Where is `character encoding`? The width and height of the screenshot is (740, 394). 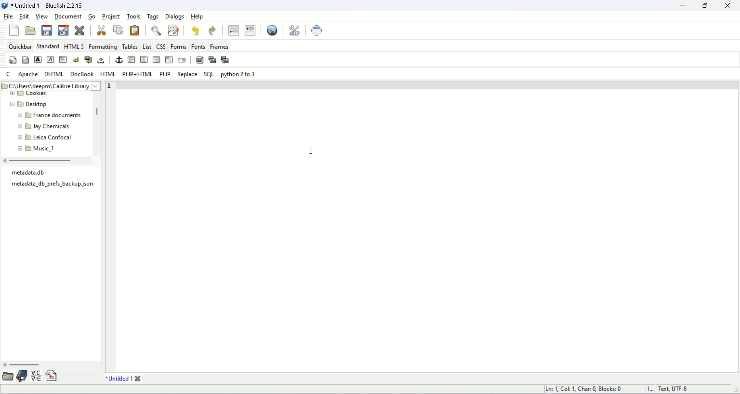 character encoding is located at coordinates (674, 389).